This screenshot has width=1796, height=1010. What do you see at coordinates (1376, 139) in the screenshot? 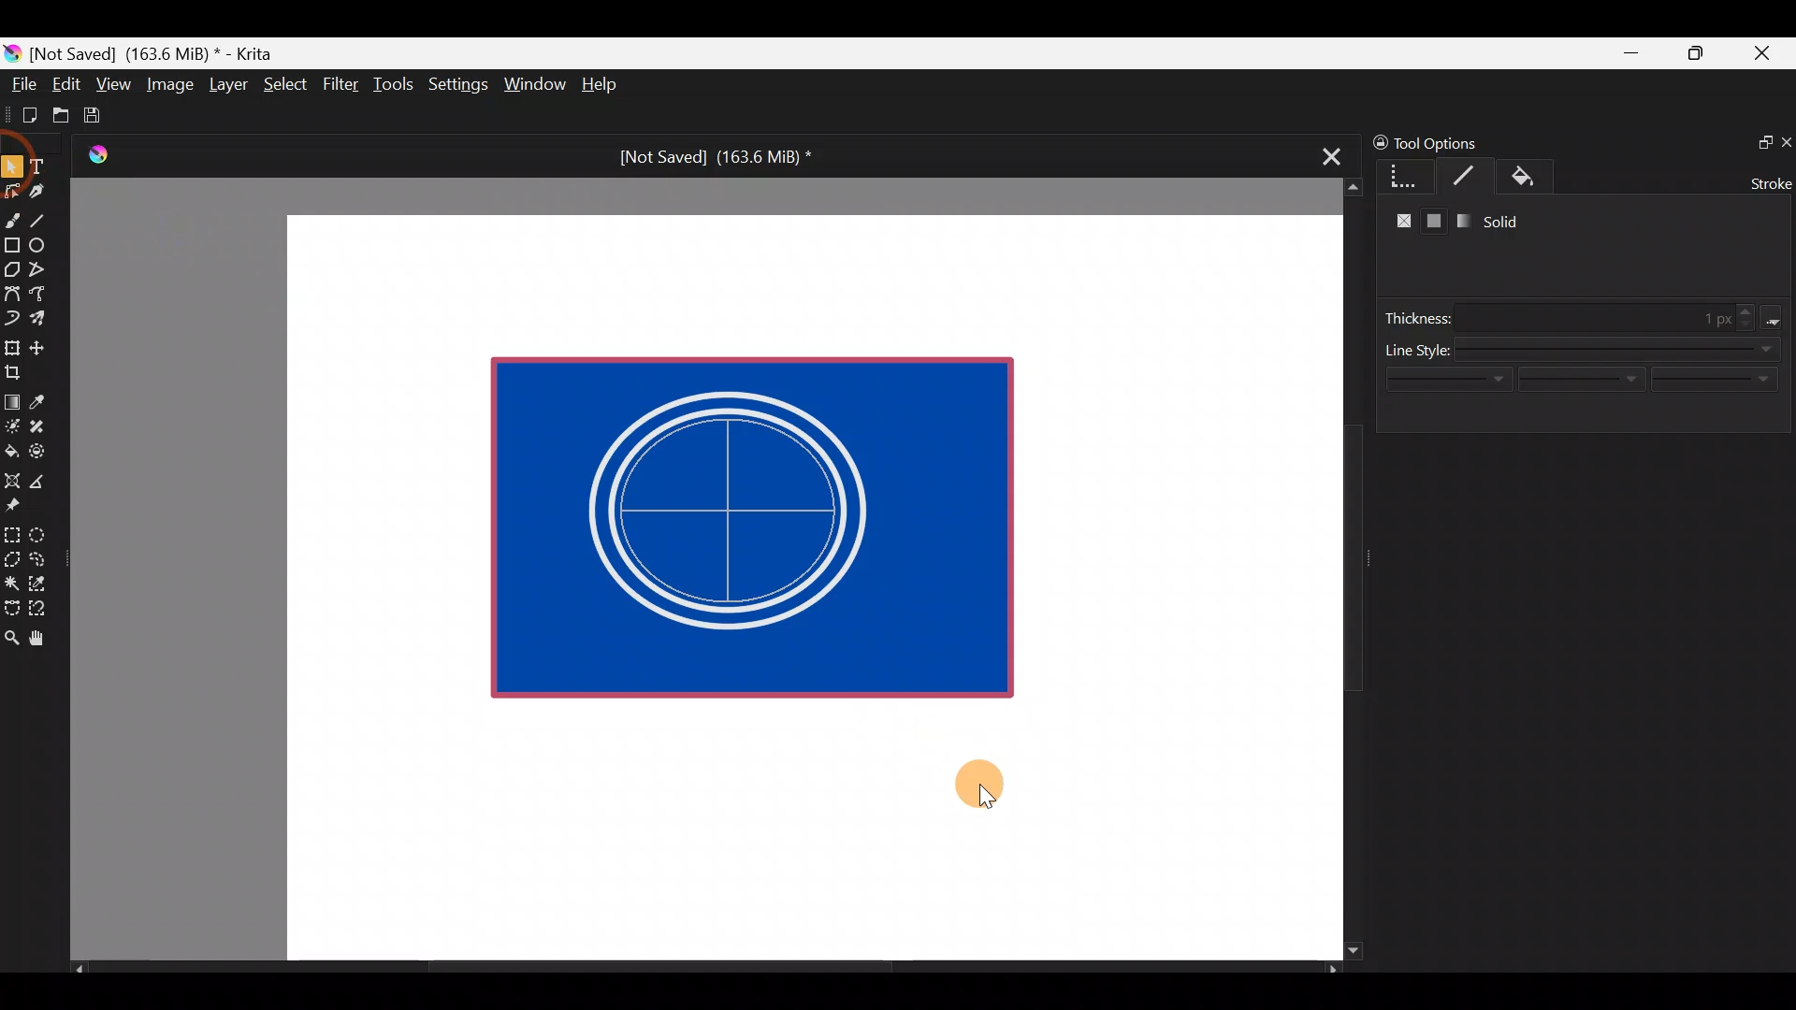
I see `Lock/unlock docker` at bounding box center [1376, 139].